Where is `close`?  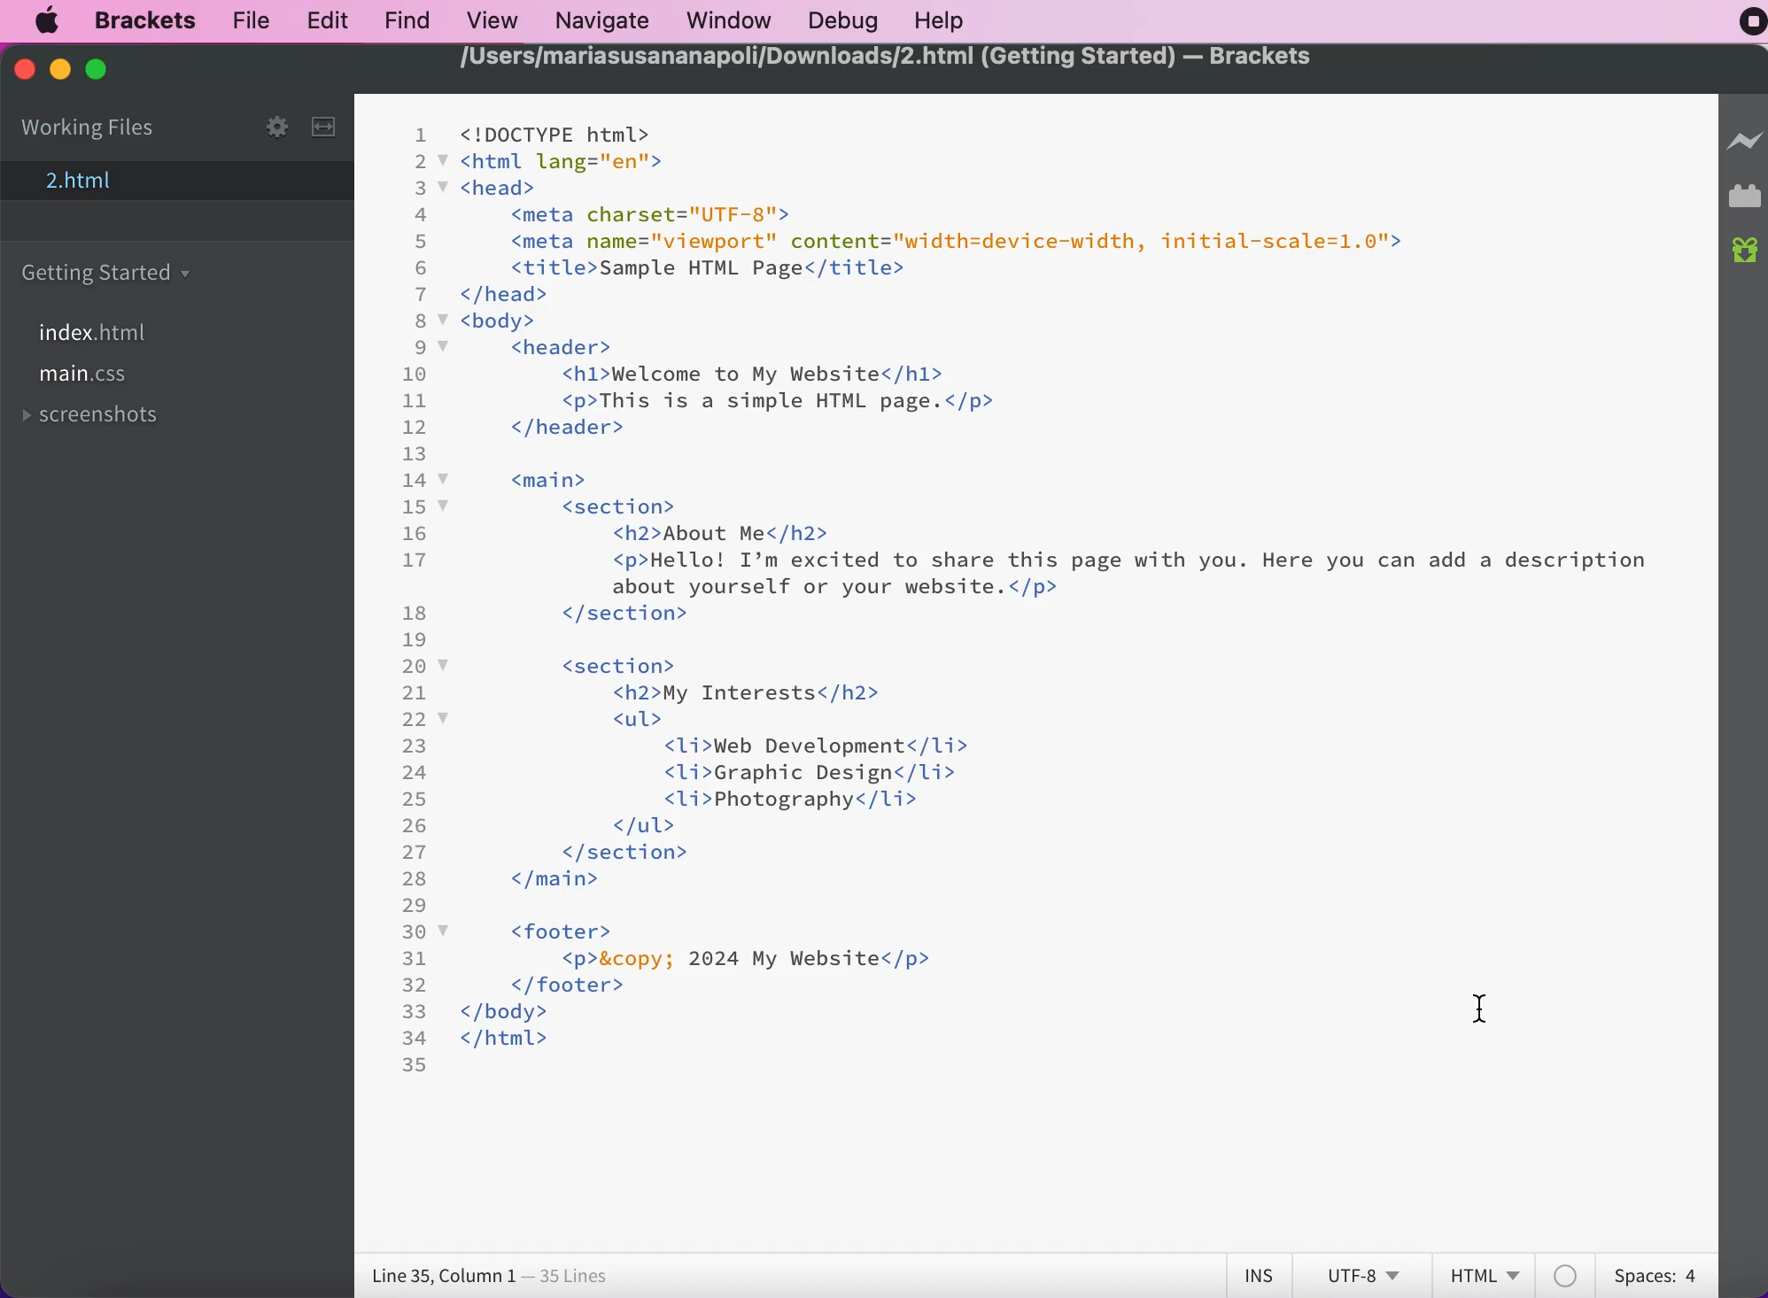
close is located at coordinates (27, 71).